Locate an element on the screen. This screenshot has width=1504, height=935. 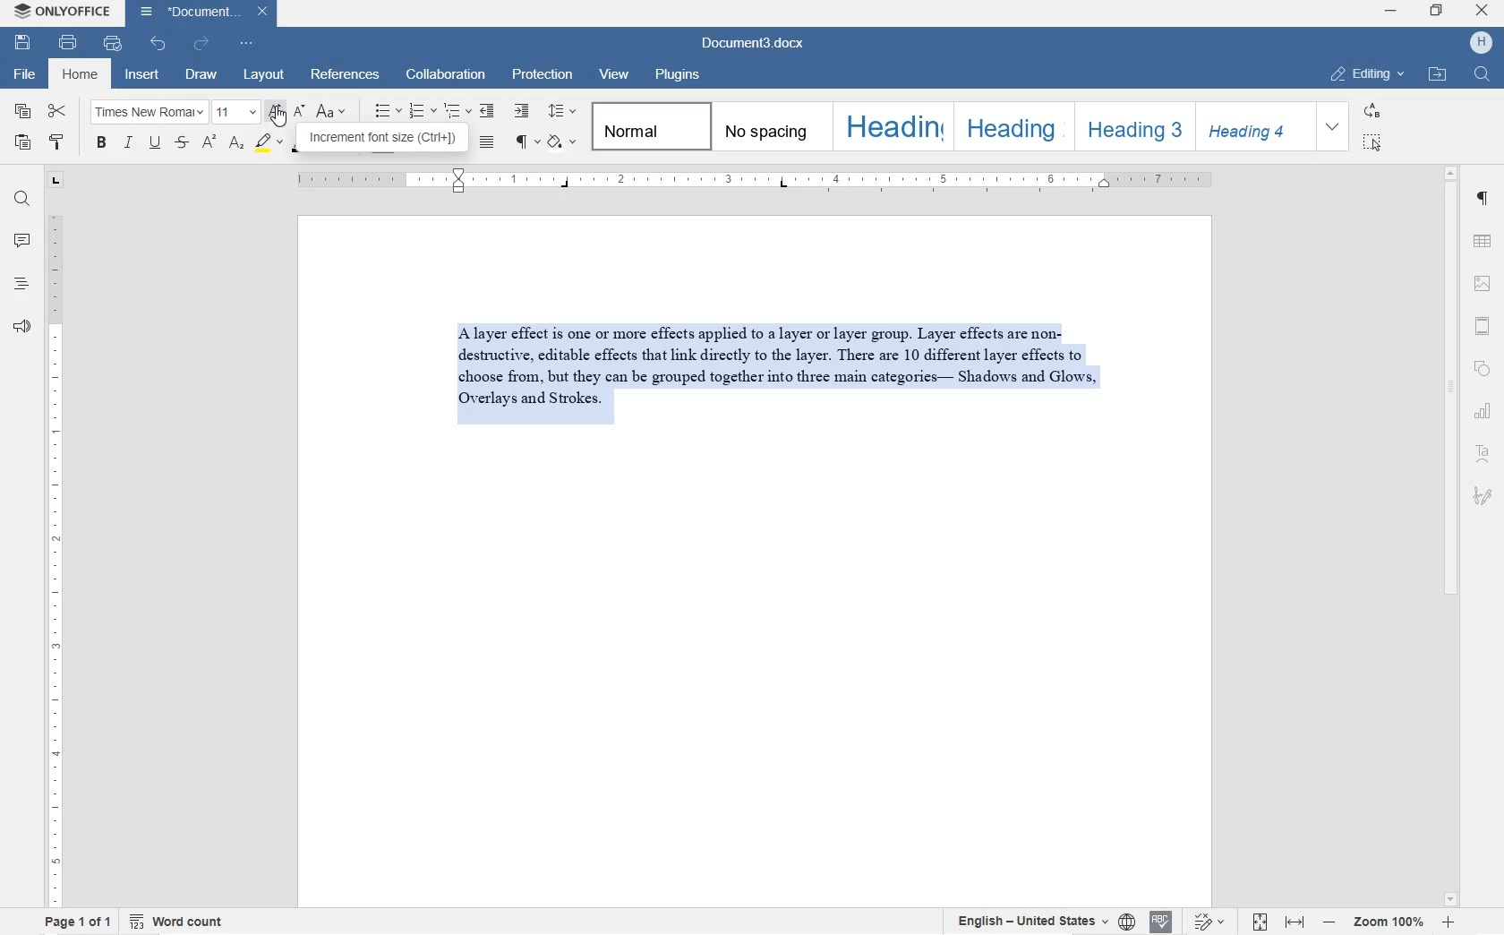
INCREASE INDENT is located at coordinates (522, 112).